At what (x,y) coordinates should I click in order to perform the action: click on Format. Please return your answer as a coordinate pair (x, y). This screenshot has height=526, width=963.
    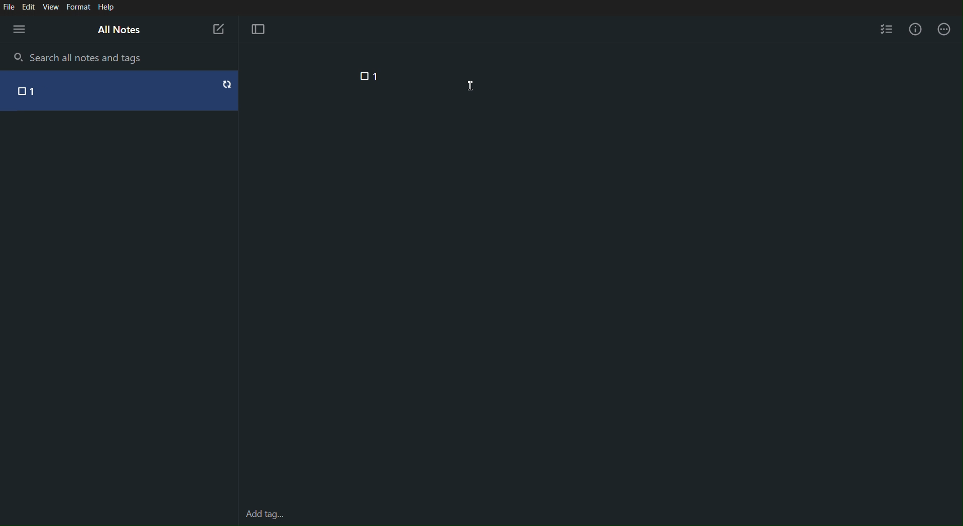
    Looking at the image, I should click on (78, 8).